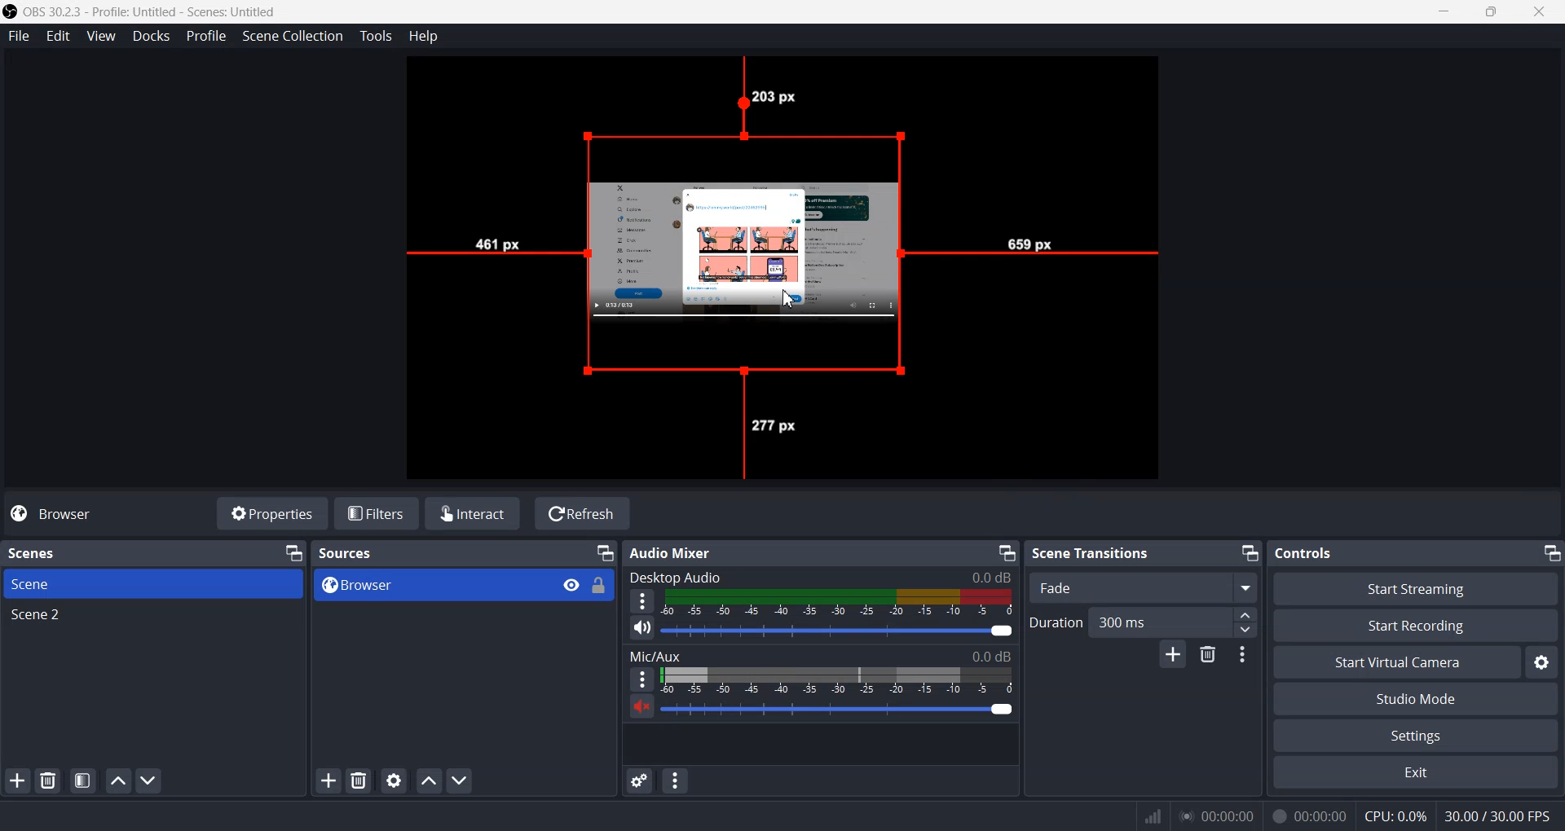 This screenshot has height=831, width=1565. I want to click on Sound Volume adjuster, so click(847, 710).